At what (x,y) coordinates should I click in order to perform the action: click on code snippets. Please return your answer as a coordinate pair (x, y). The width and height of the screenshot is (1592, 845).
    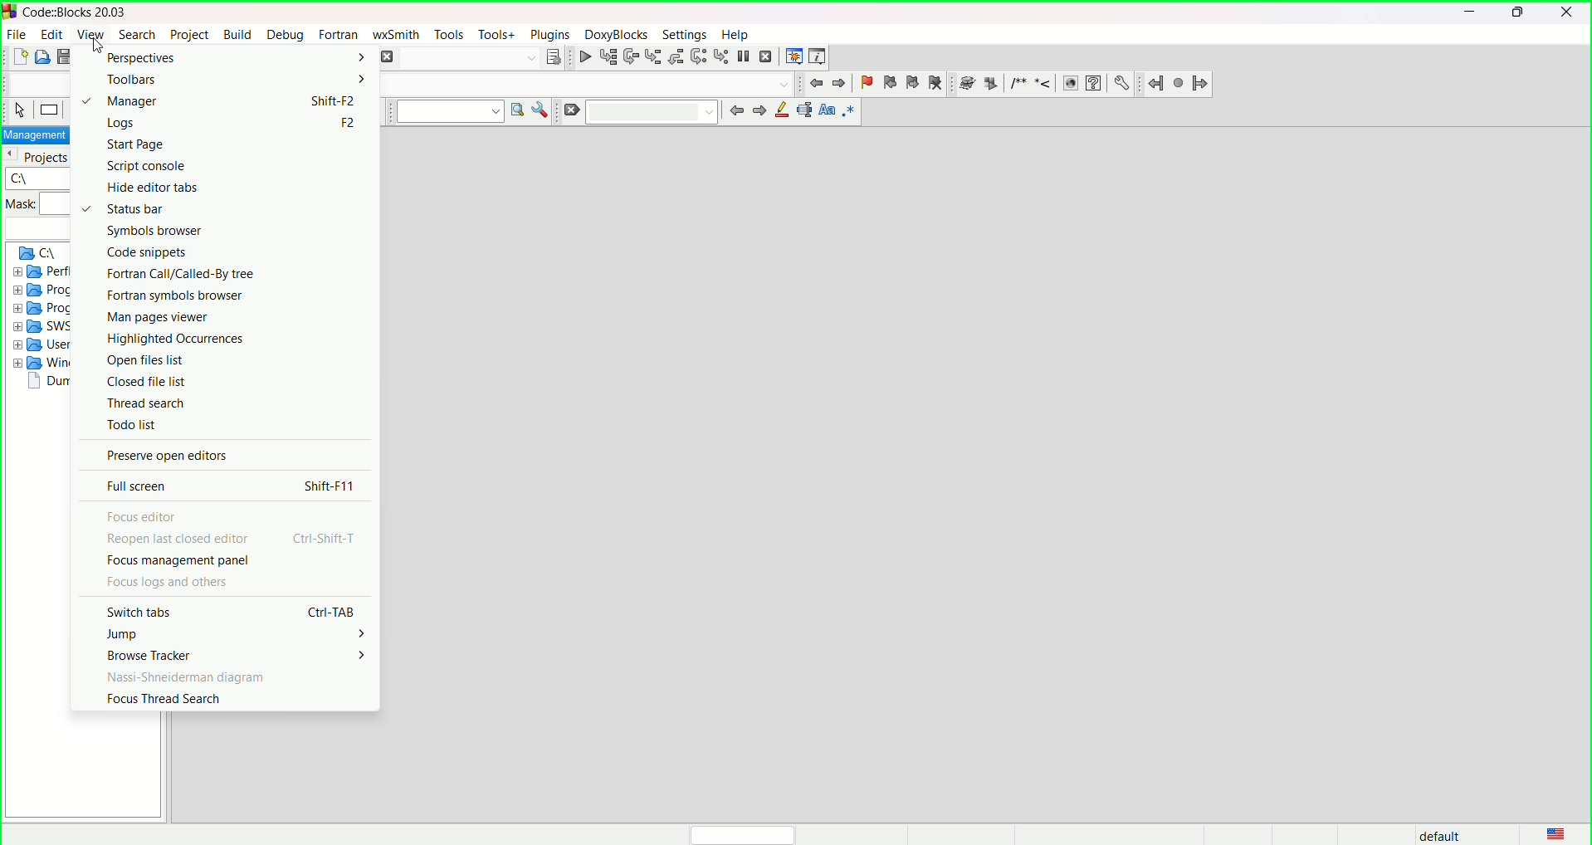
    Looking at the image, I should click on (146, 252).